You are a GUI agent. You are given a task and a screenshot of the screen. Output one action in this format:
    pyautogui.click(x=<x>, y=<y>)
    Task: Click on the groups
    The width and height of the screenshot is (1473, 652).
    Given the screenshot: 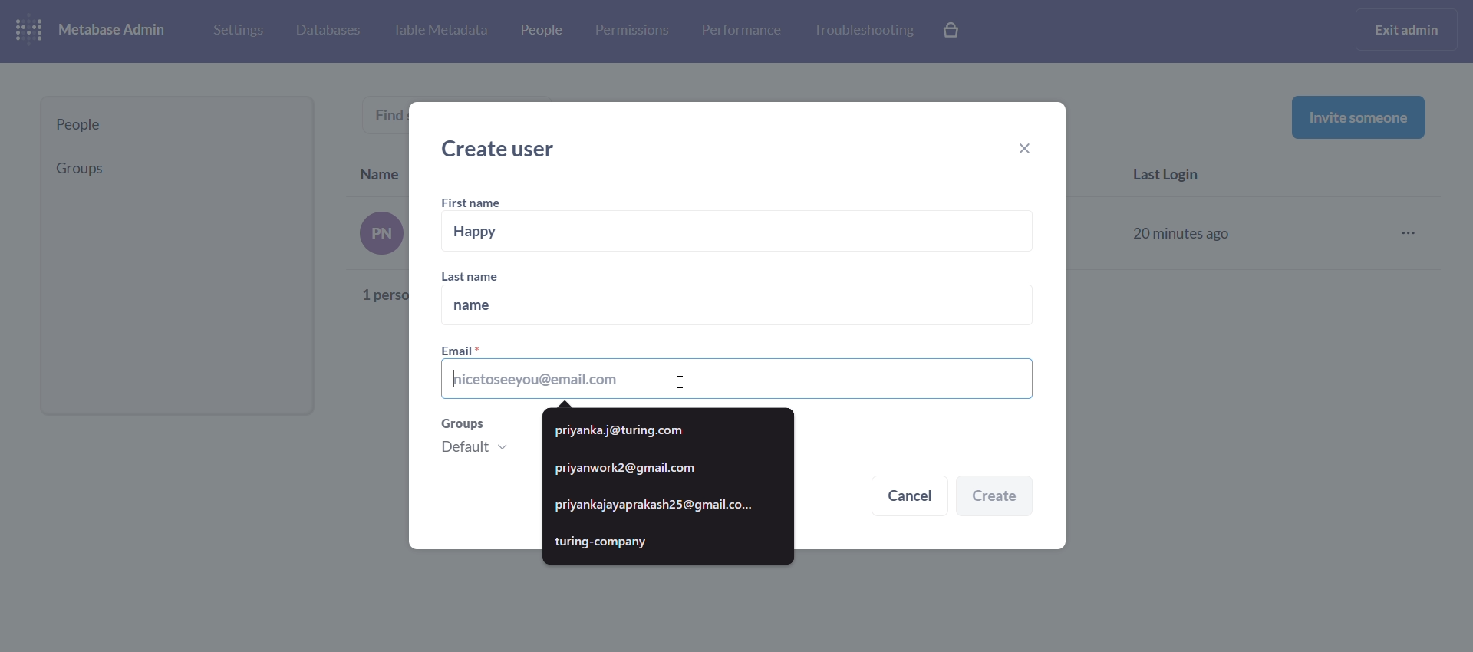 What is the action you would take?
    pyautogui.click(x=171, y=168)
    